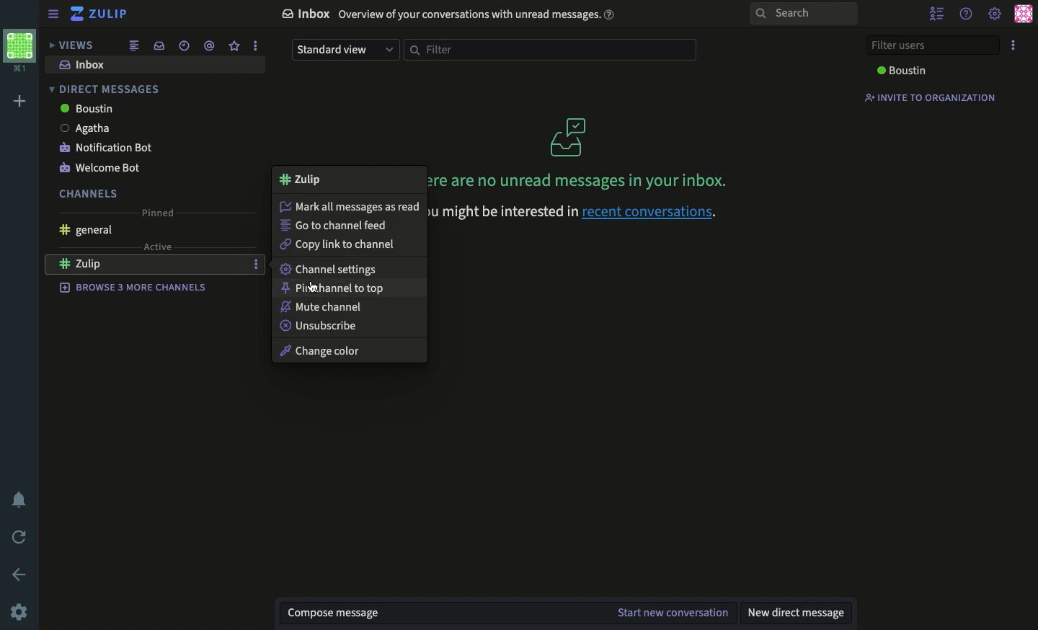  I want to click on mention, so click(209, 45).